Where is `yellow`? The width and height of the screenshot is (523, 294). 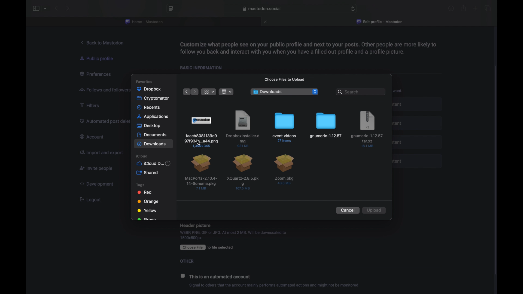
yellow is located at coordinates (147, 210).